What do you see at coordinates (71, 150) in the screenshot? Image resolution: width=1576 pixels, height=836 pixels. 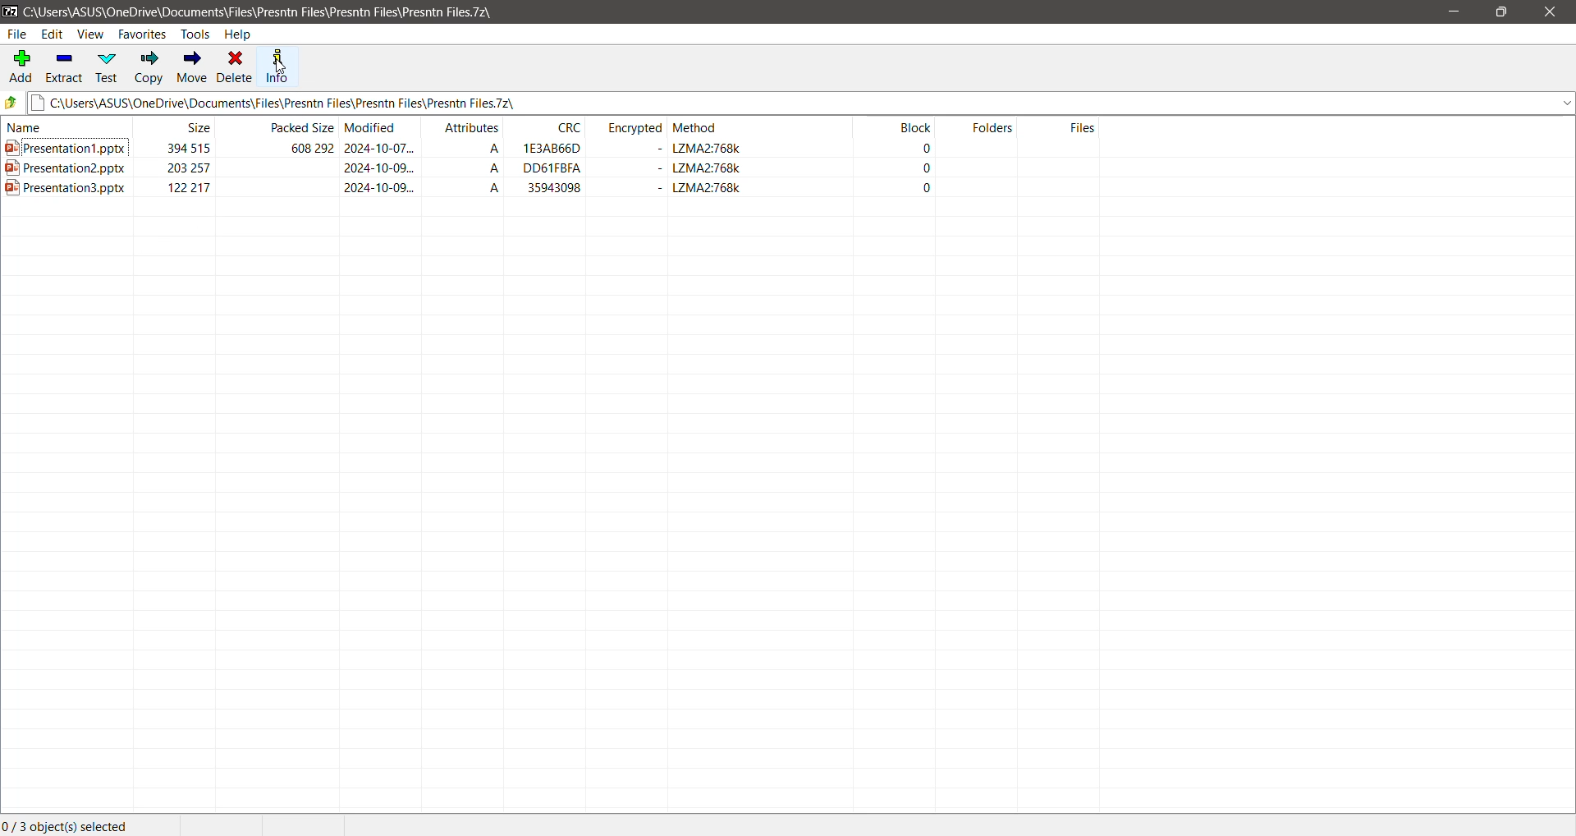 I see `prescniauon 1.ppix` at bounding box center [71, 150].